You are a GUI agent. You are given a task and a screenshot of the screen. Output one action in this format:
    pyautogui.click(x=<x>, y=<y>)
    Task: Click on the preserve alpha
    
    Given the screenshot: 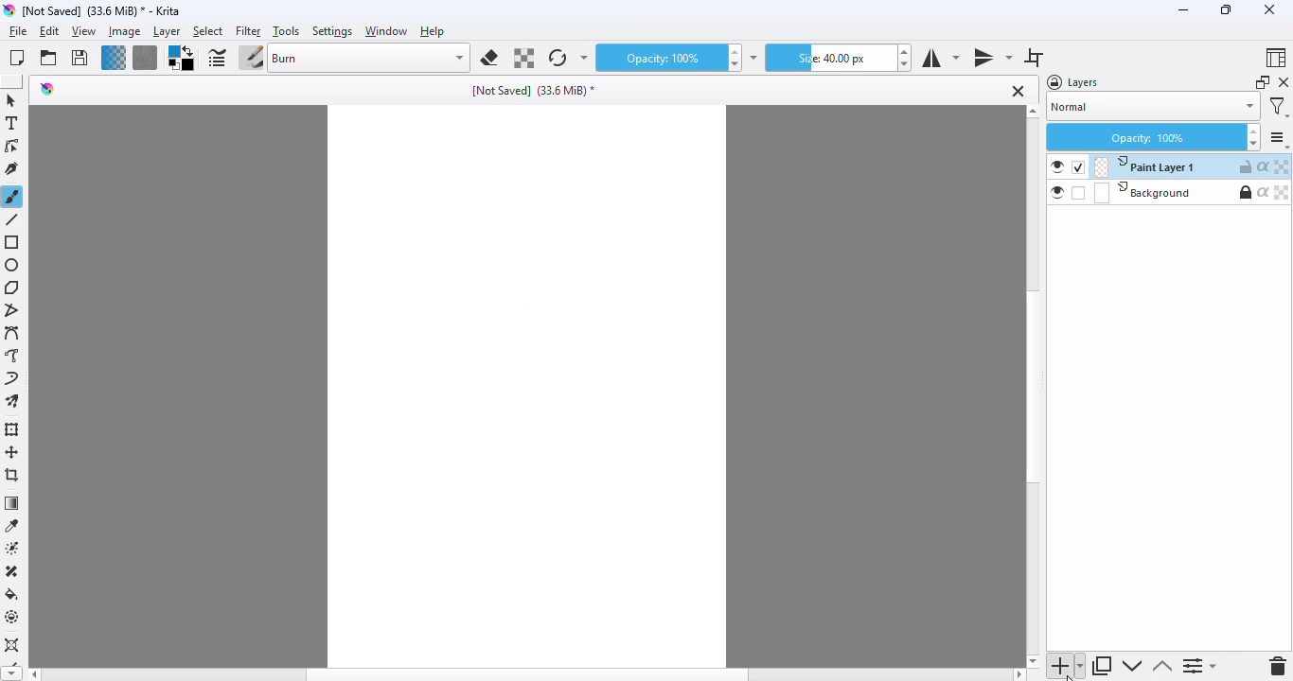 What is the action you would take?
    pyautogui.click(x=524, y=59)
    